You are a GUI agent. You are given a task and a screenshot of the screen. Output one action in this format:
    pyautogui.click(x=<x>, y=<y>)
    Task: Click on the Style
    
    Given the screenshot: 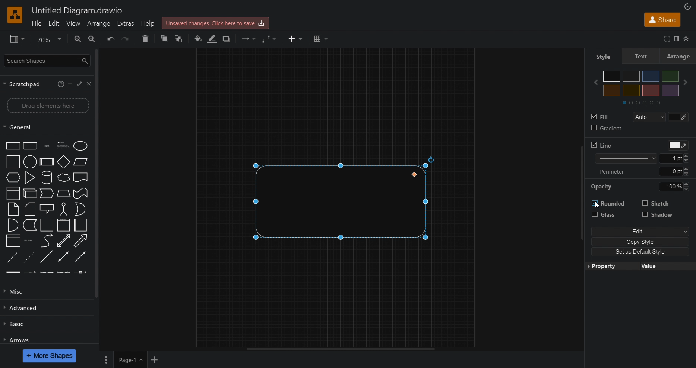 What is the action you would take?
    pyautogui.click(x=602, y=57)
    